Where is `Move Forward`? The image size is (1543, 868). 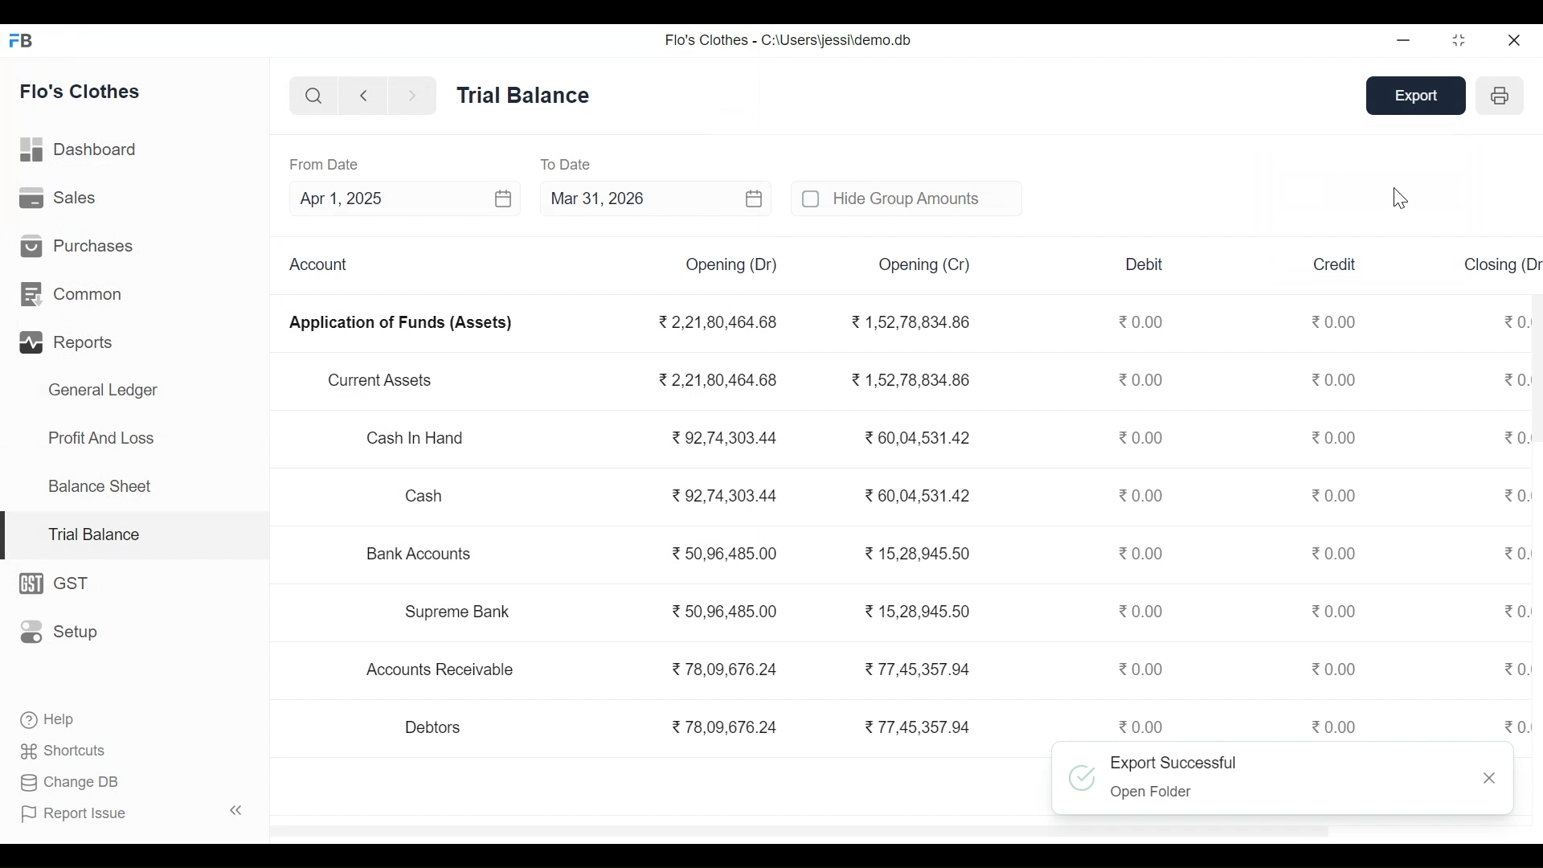
Move Forward is located at coordinates (413, 96).